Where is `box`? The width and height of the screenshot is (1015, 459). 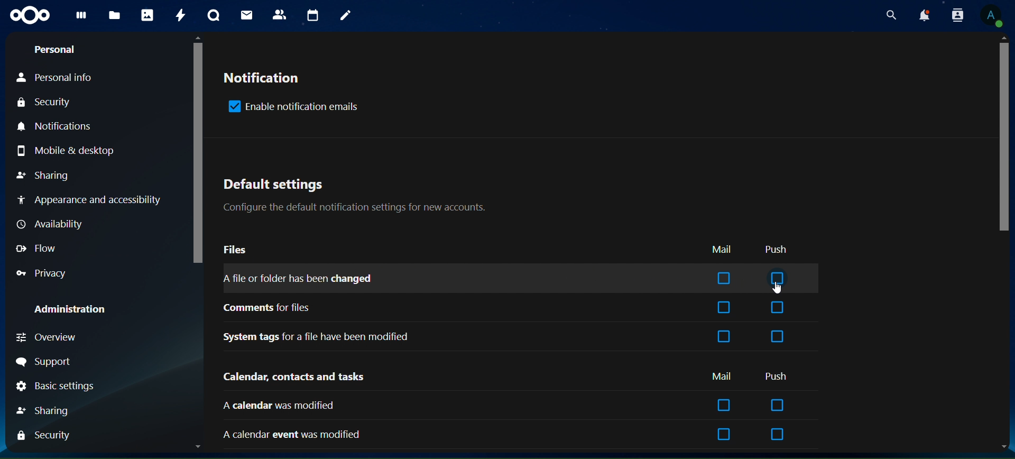
box is located at coordinates (724, 405).